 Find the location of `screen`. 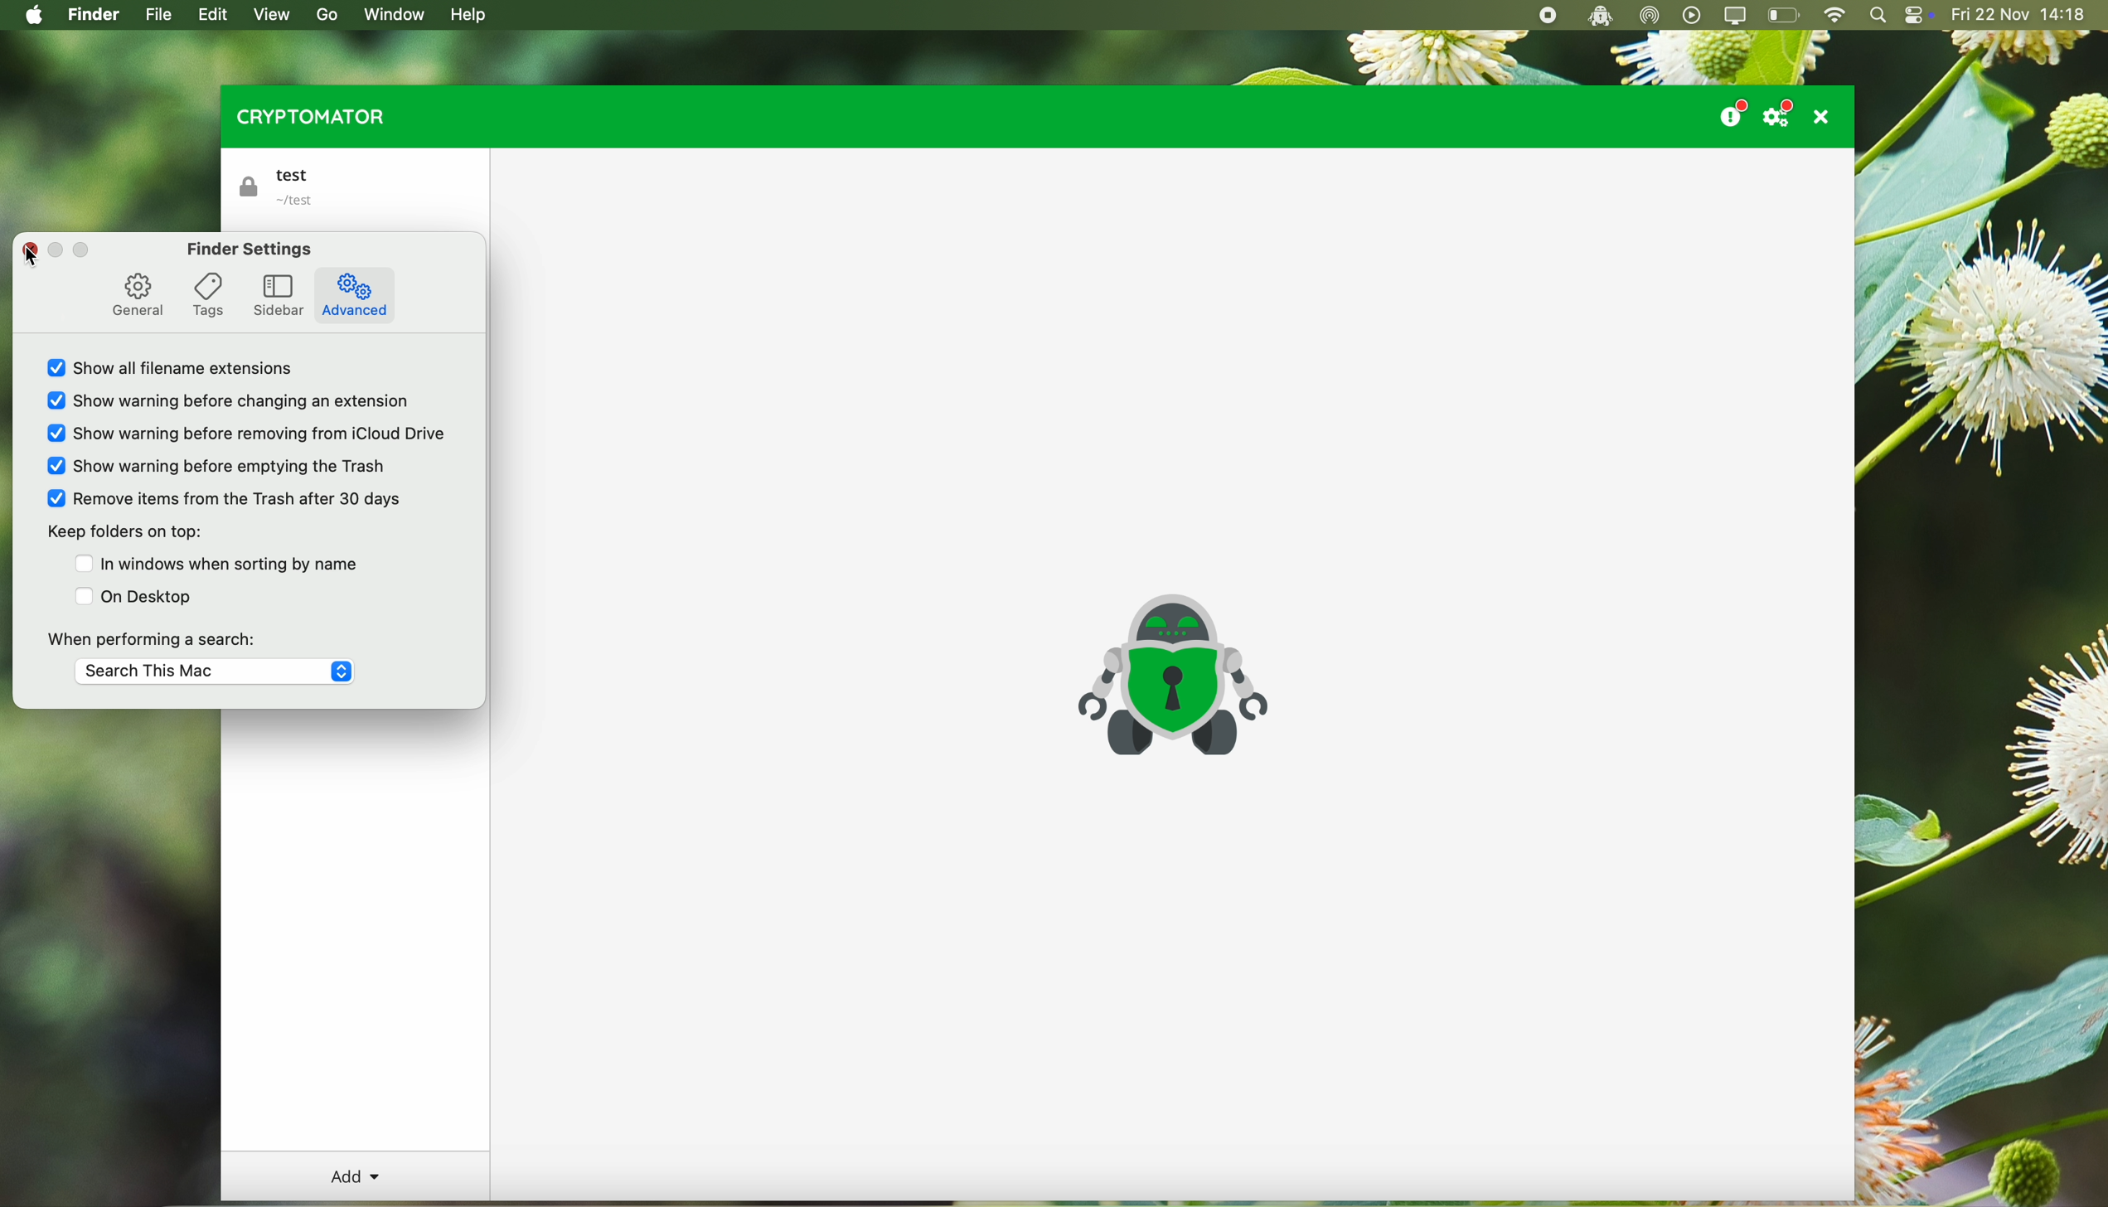

screen is located at coordinates (1737, 16).